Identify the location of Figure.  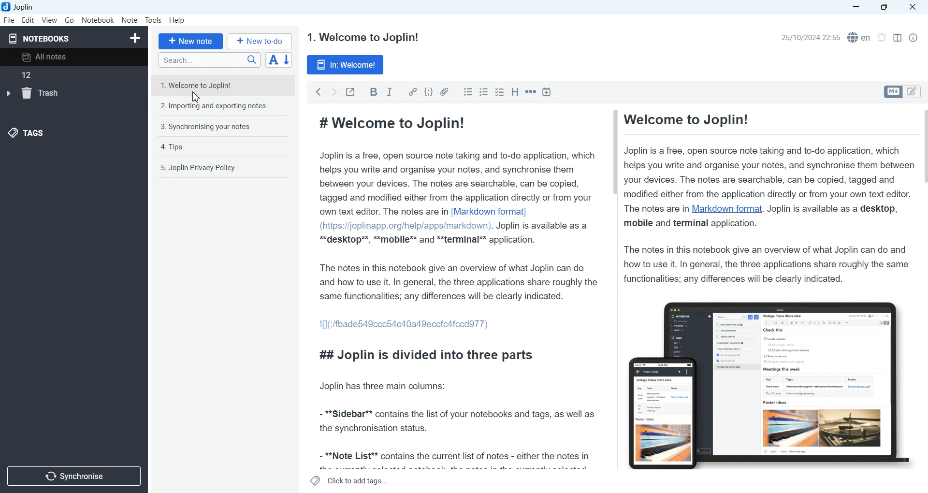
(764, 380).